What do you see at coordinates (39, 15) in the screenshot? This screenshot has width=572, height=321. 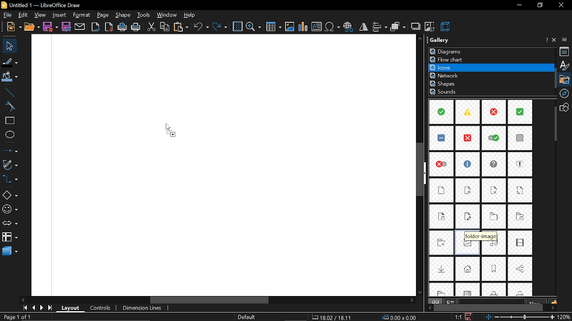 I see `view` at bounding box center [39, 15].